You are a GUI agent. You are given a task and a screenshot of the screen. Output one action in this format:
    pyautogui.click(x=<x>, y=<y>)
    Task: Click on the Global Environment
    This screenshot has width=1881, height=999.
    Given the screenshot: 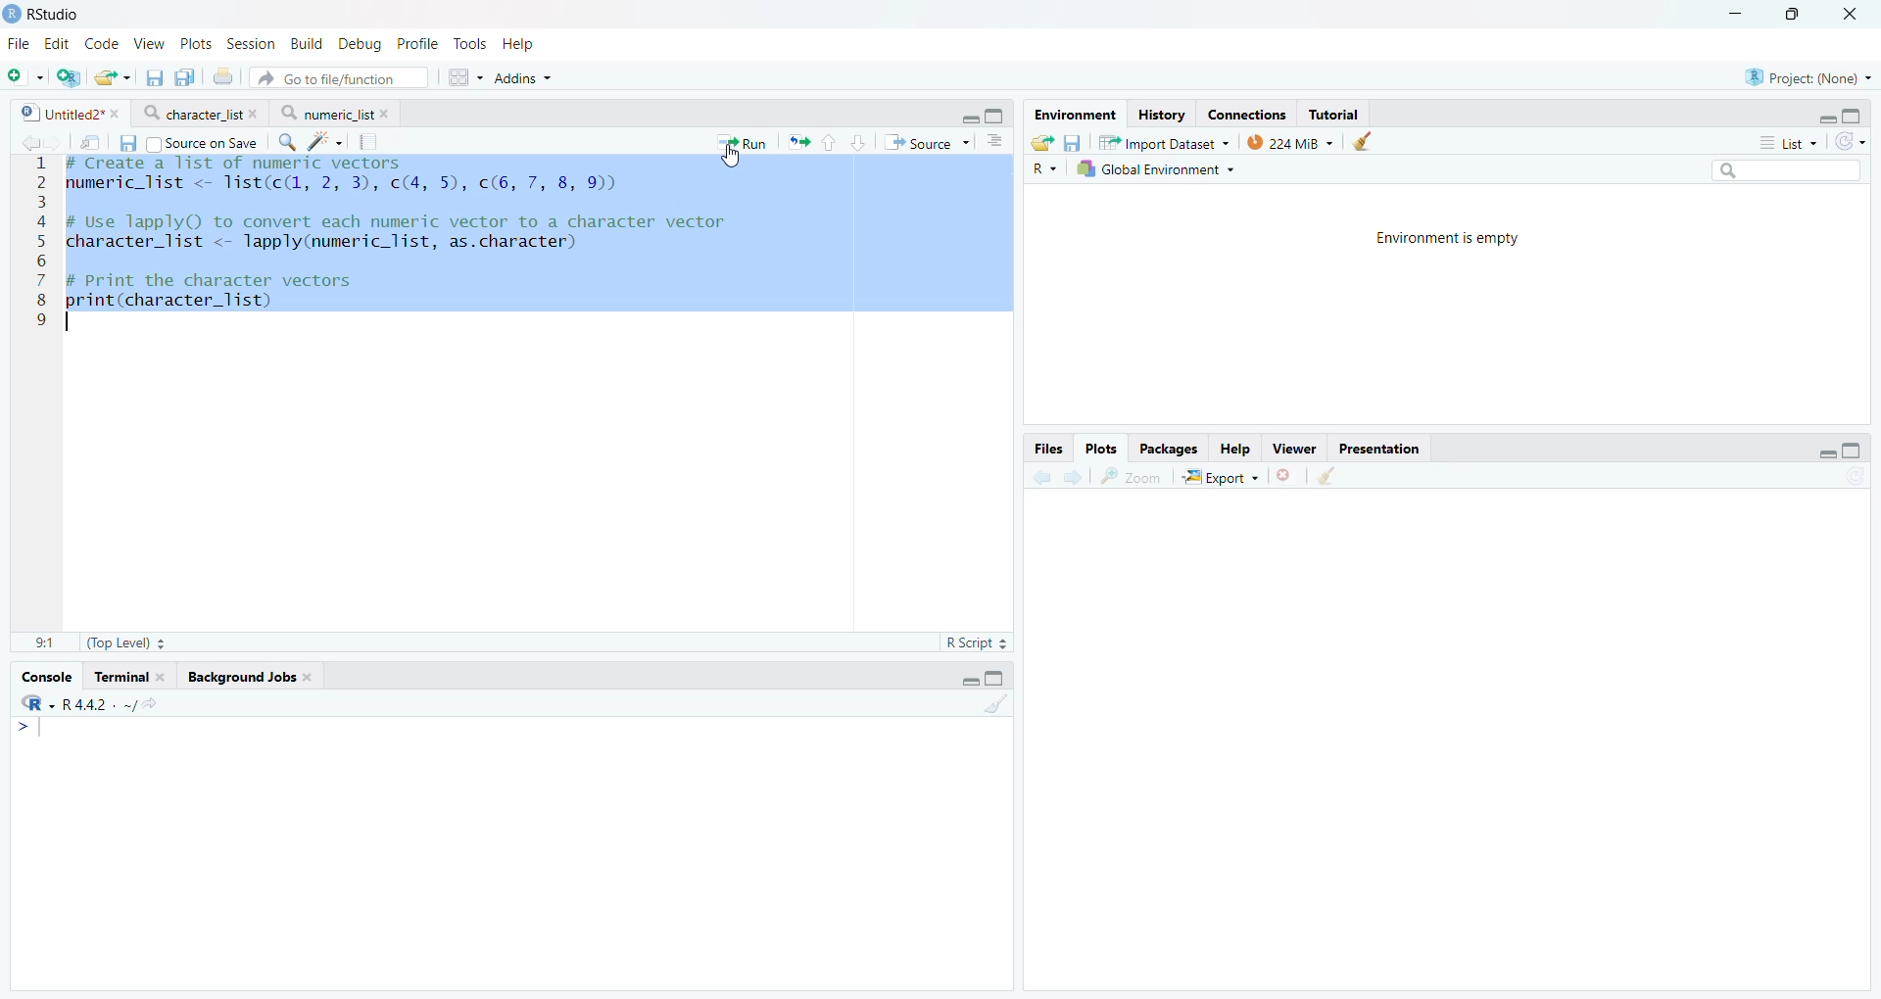 What is the action you would take?
    pyautogui.click(x=1155, y=170)
    